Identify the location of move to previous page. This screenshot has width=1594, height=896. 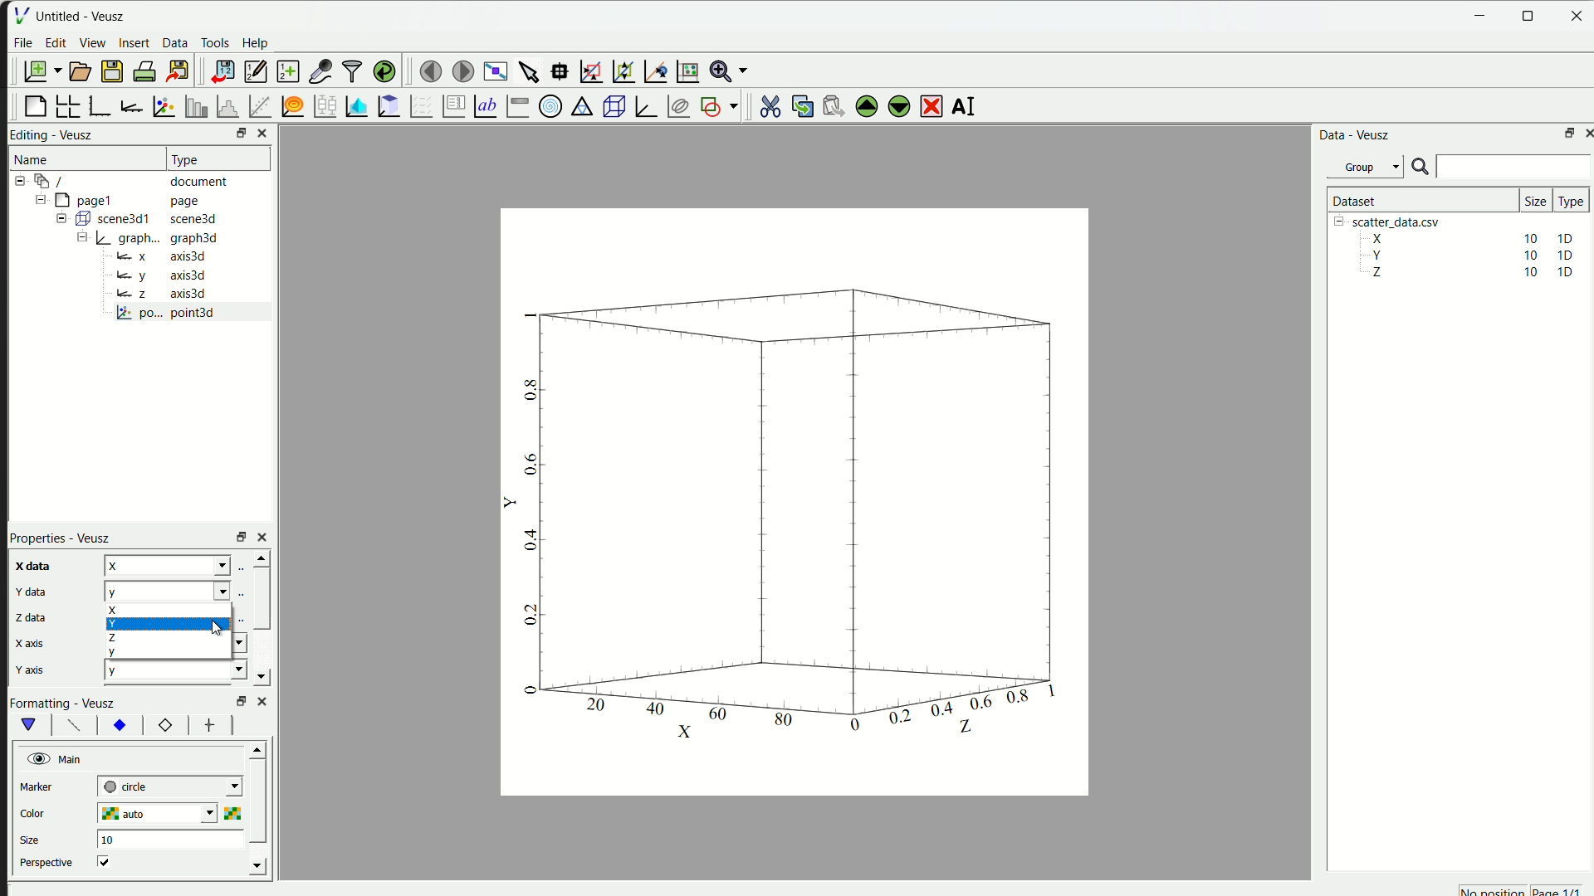
(428, 69).